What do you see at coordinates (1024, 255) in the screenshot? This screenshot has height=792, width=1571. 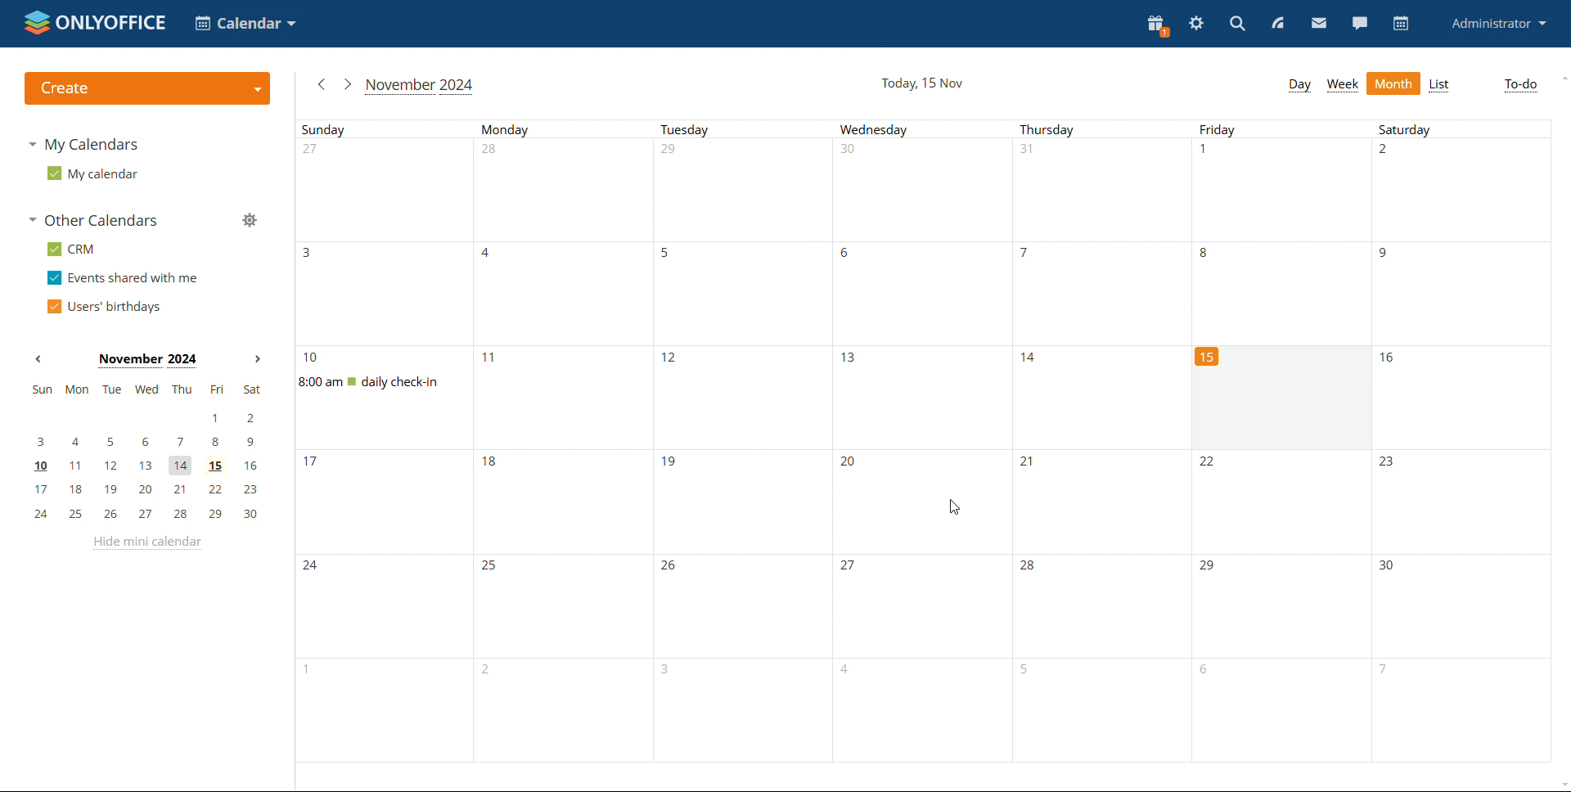 I see `Number` at bounding box center [1024, 255].